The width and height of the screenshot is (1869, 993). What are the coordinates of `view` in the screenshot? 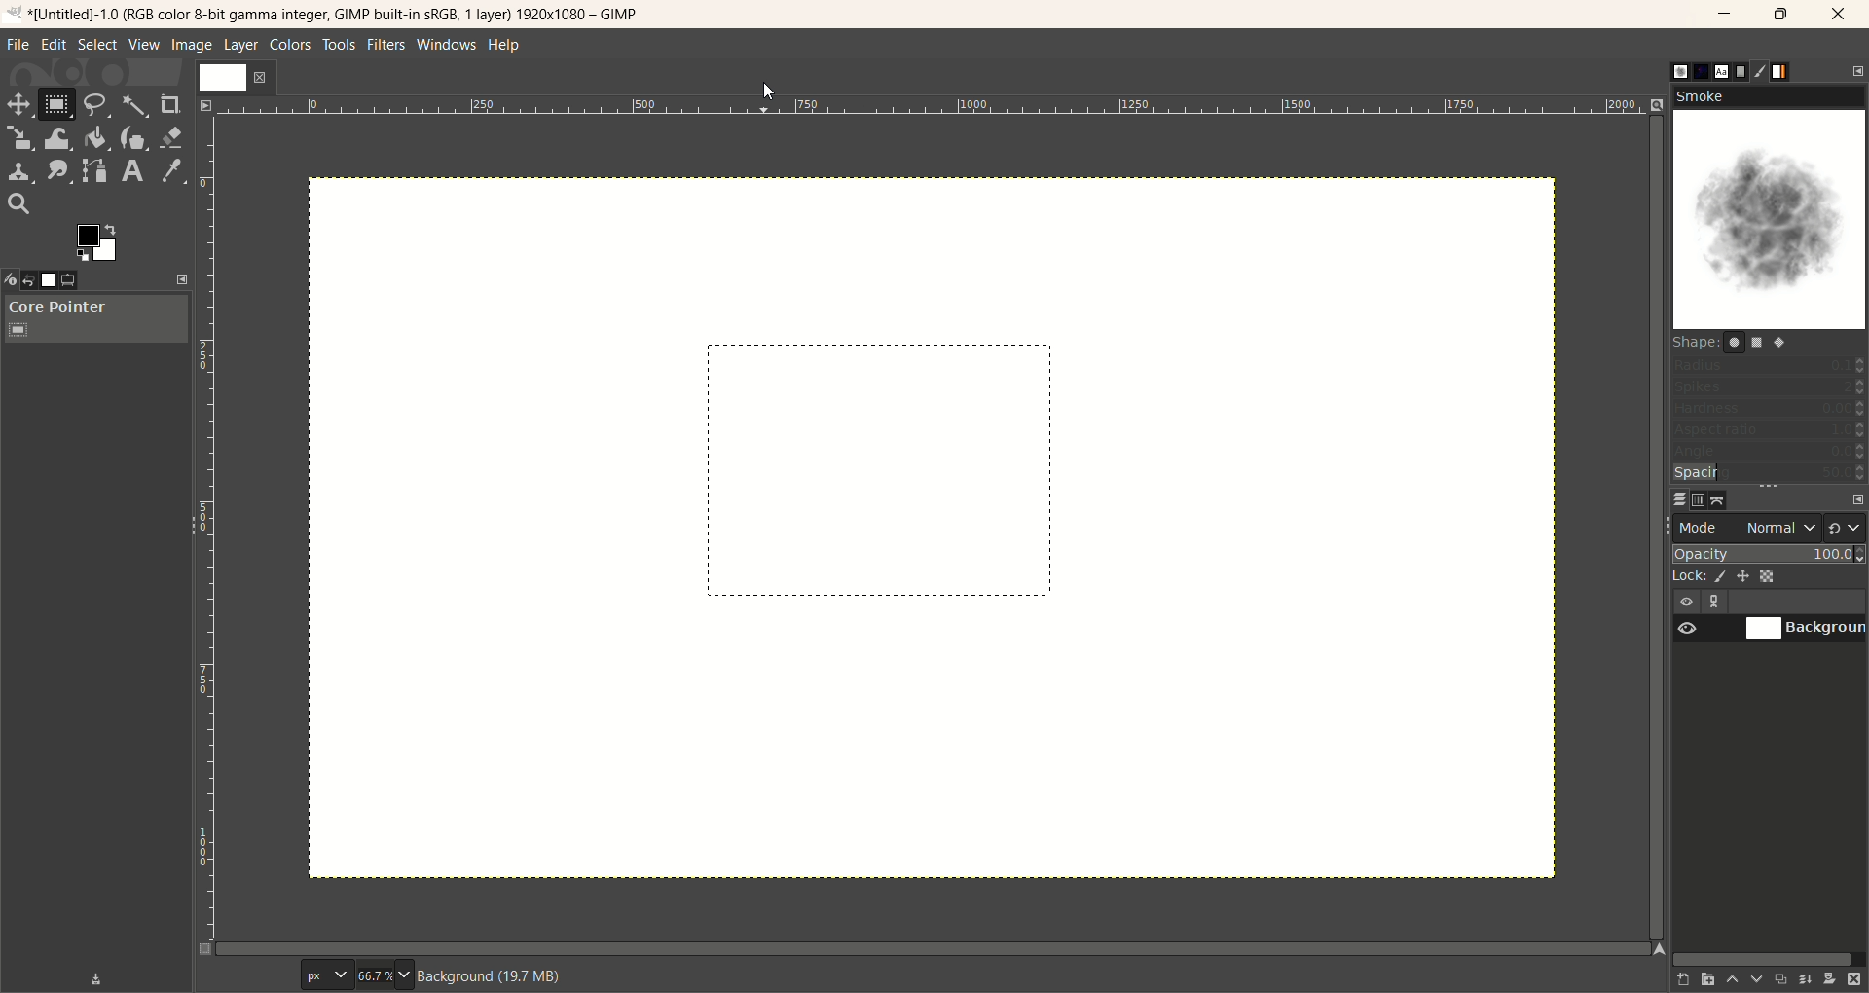 It's located at (145, 46).